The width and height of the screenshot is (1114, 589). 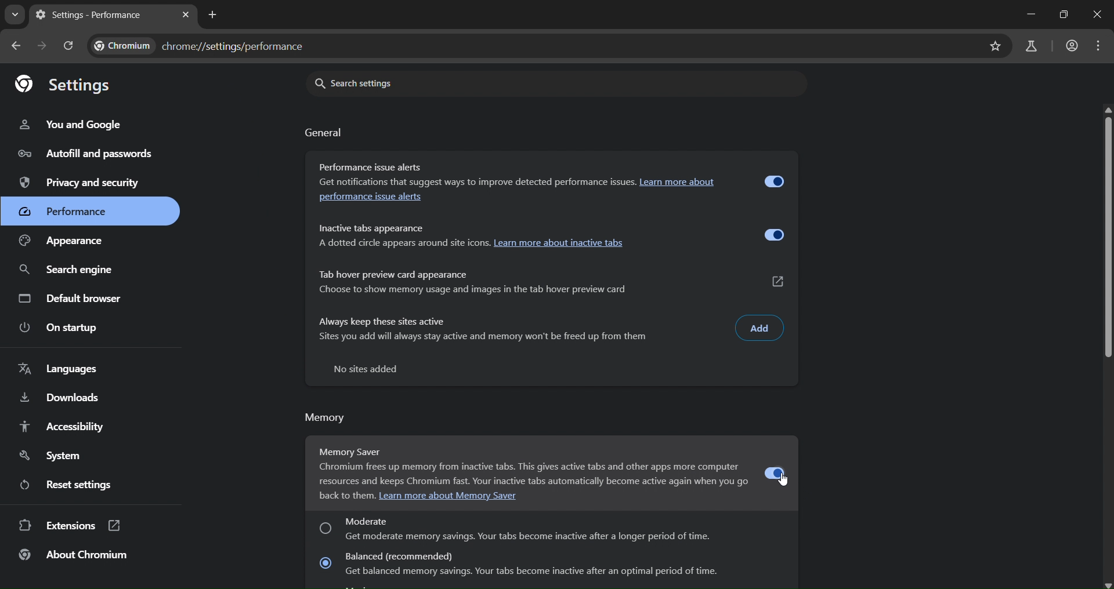 I want to click on Autofill and passwords, so click(x=84, y=154).